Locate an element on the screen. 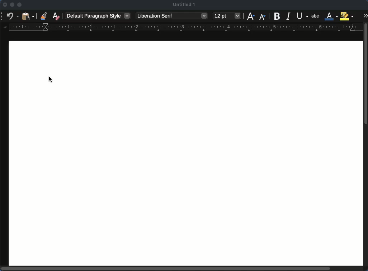 This screenshot has height=271, width=368. expand is located at coordinates (365, 16).